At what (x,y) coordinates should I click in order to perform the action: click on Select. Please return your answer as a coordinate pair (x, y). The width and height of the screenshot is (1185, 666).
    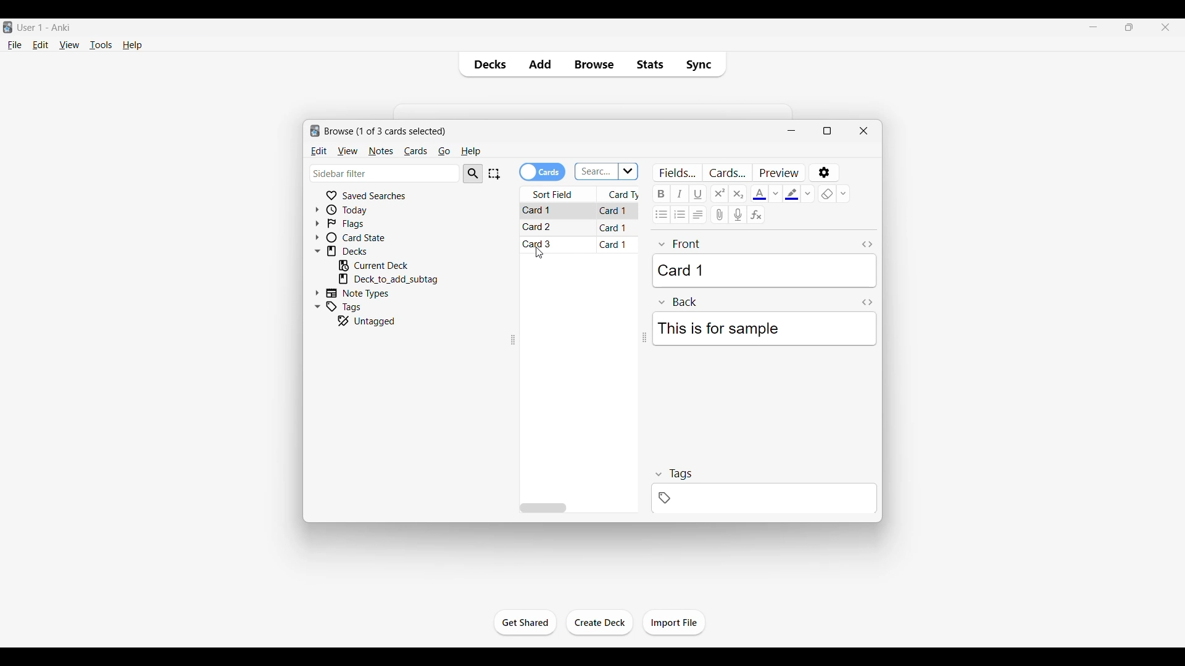
    Looking at the image, I should click on (494, 174).